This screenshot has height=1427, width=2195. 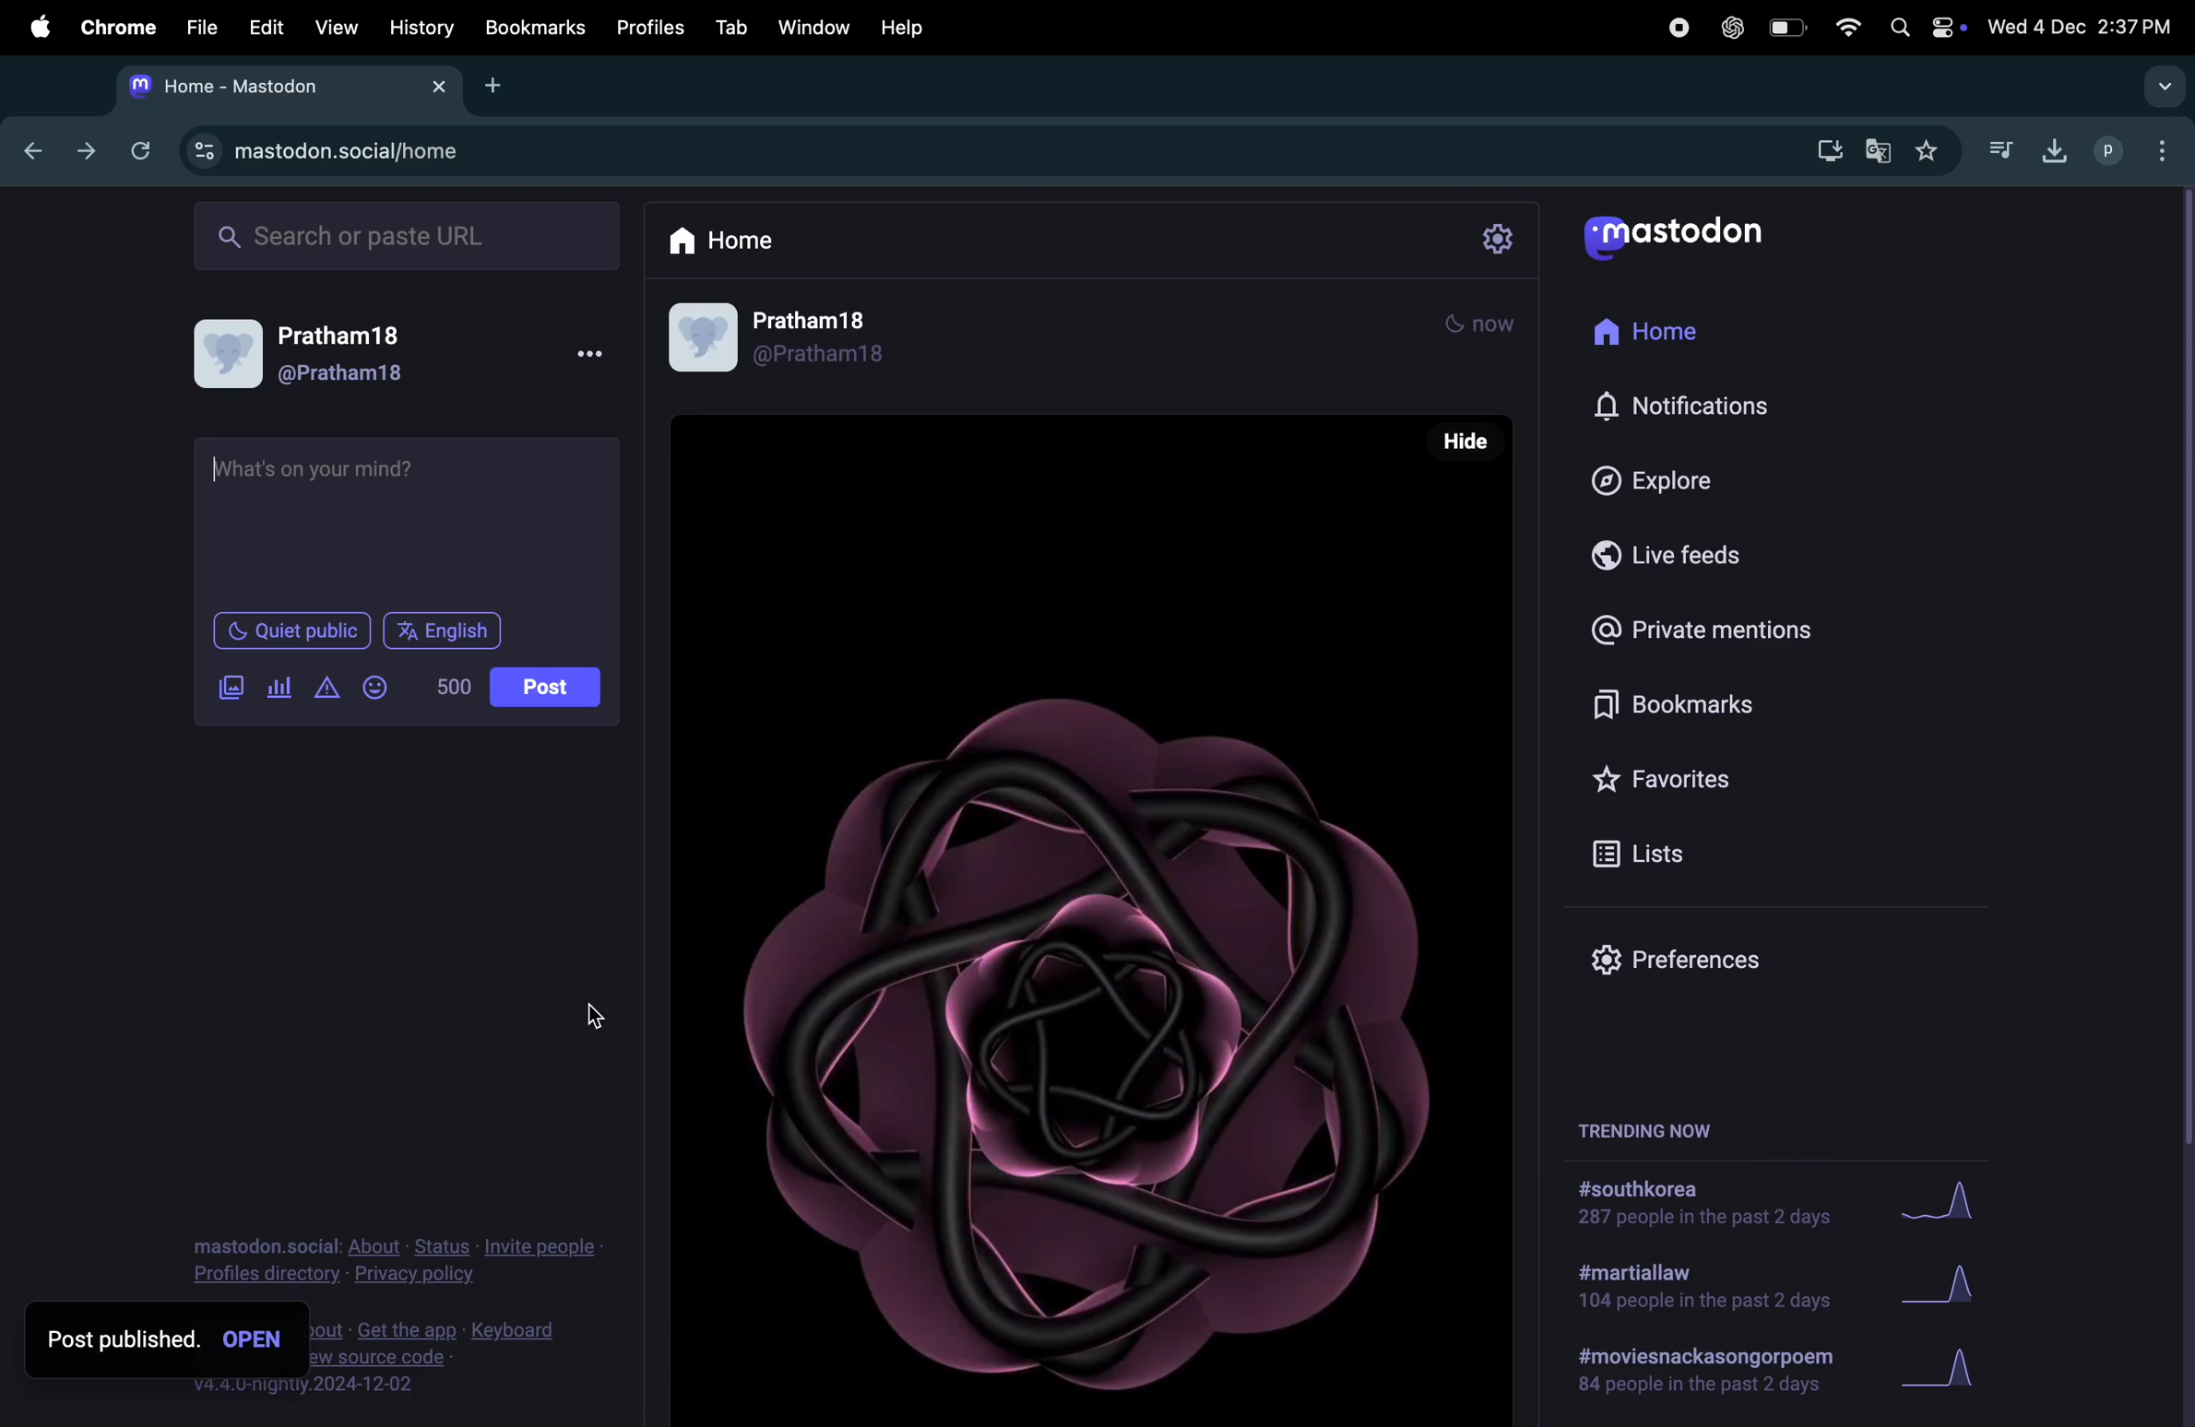 I want to click on Profiles, so click(x=652, y=23).